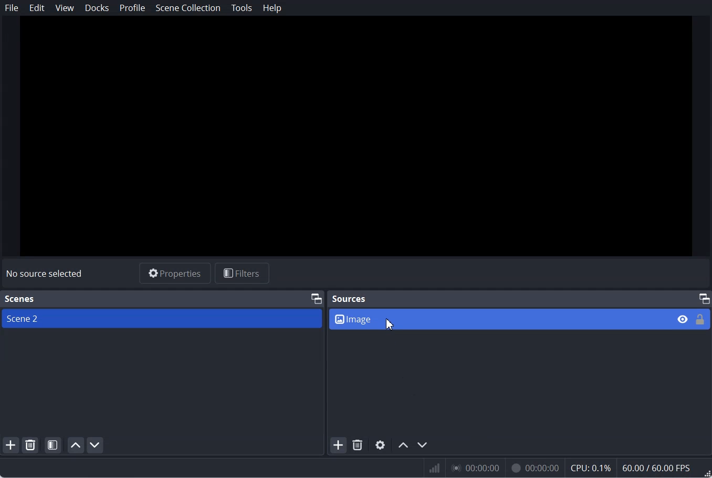  I want to click on Open source Properties, so click(380, 444).